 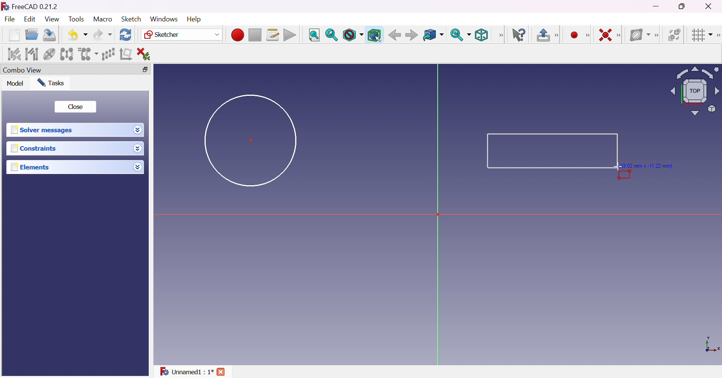 What do you see at coordinates (501, 35) in the screenshot?
I see `View` at bounding box center [501, 35].